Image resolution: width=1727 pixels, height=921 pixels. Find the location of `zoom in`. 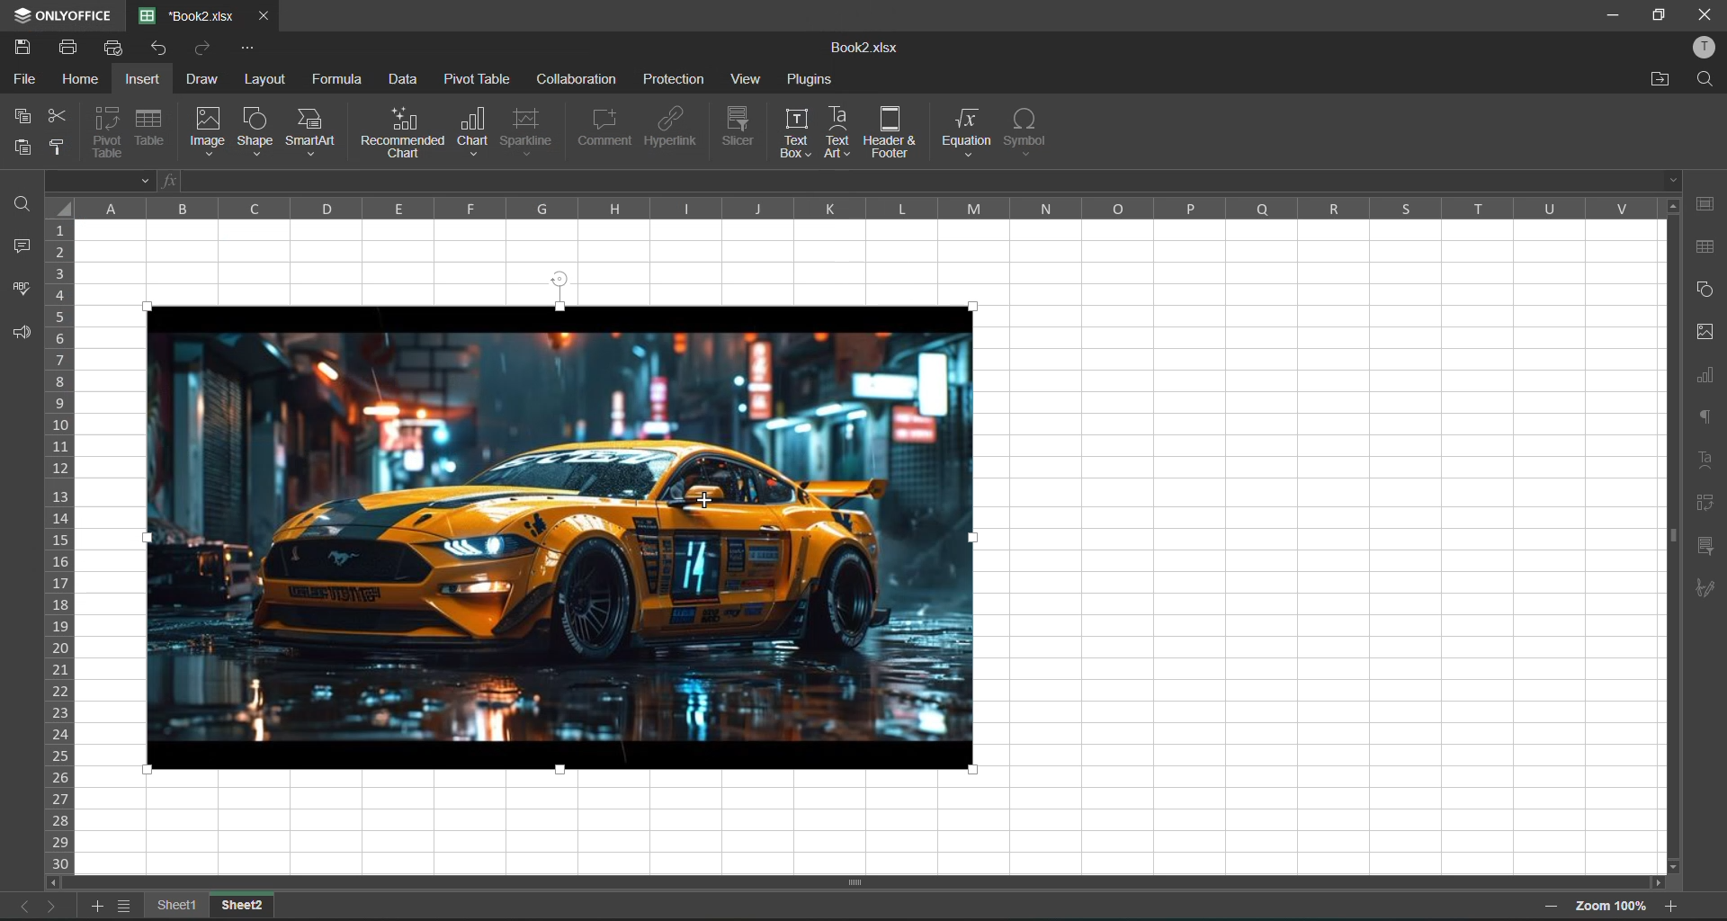

zoom in is located at coordinates (1672, 903).